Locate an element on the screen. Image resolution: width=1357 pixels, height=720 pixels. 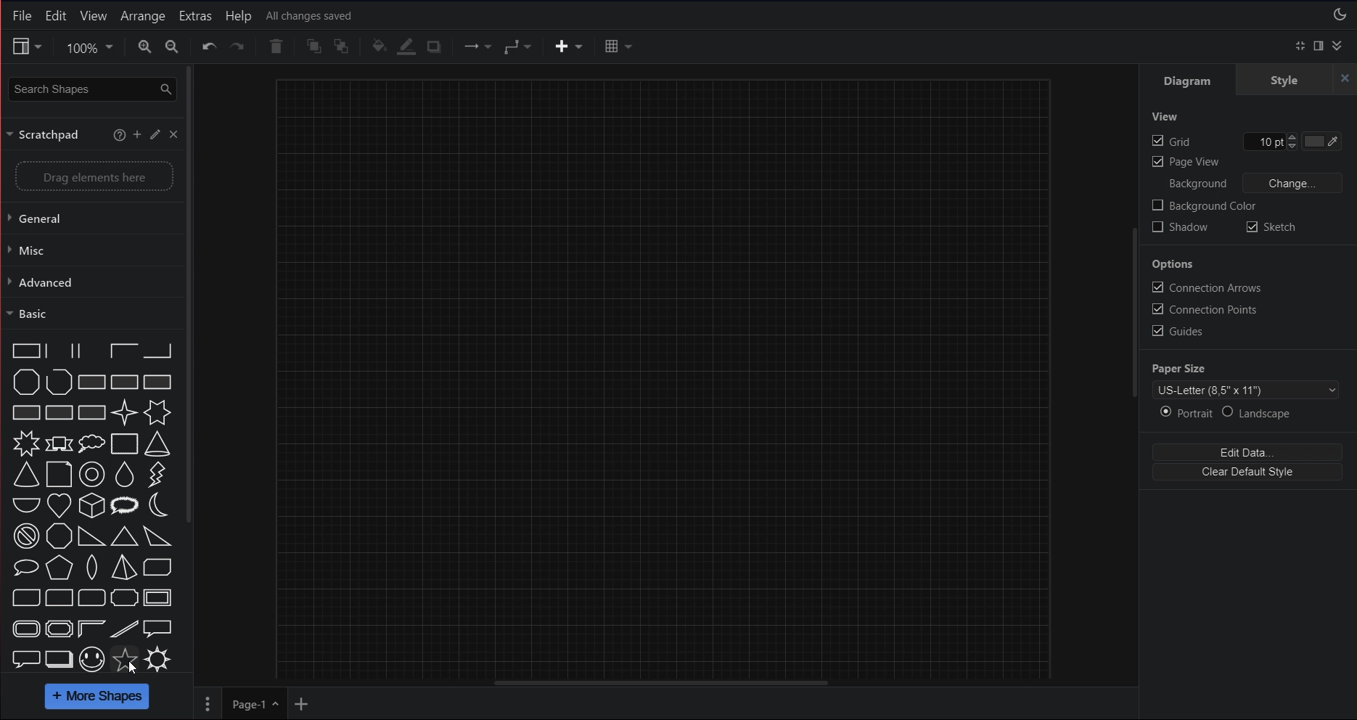
More Shapes is located at coordinates (98, 697).